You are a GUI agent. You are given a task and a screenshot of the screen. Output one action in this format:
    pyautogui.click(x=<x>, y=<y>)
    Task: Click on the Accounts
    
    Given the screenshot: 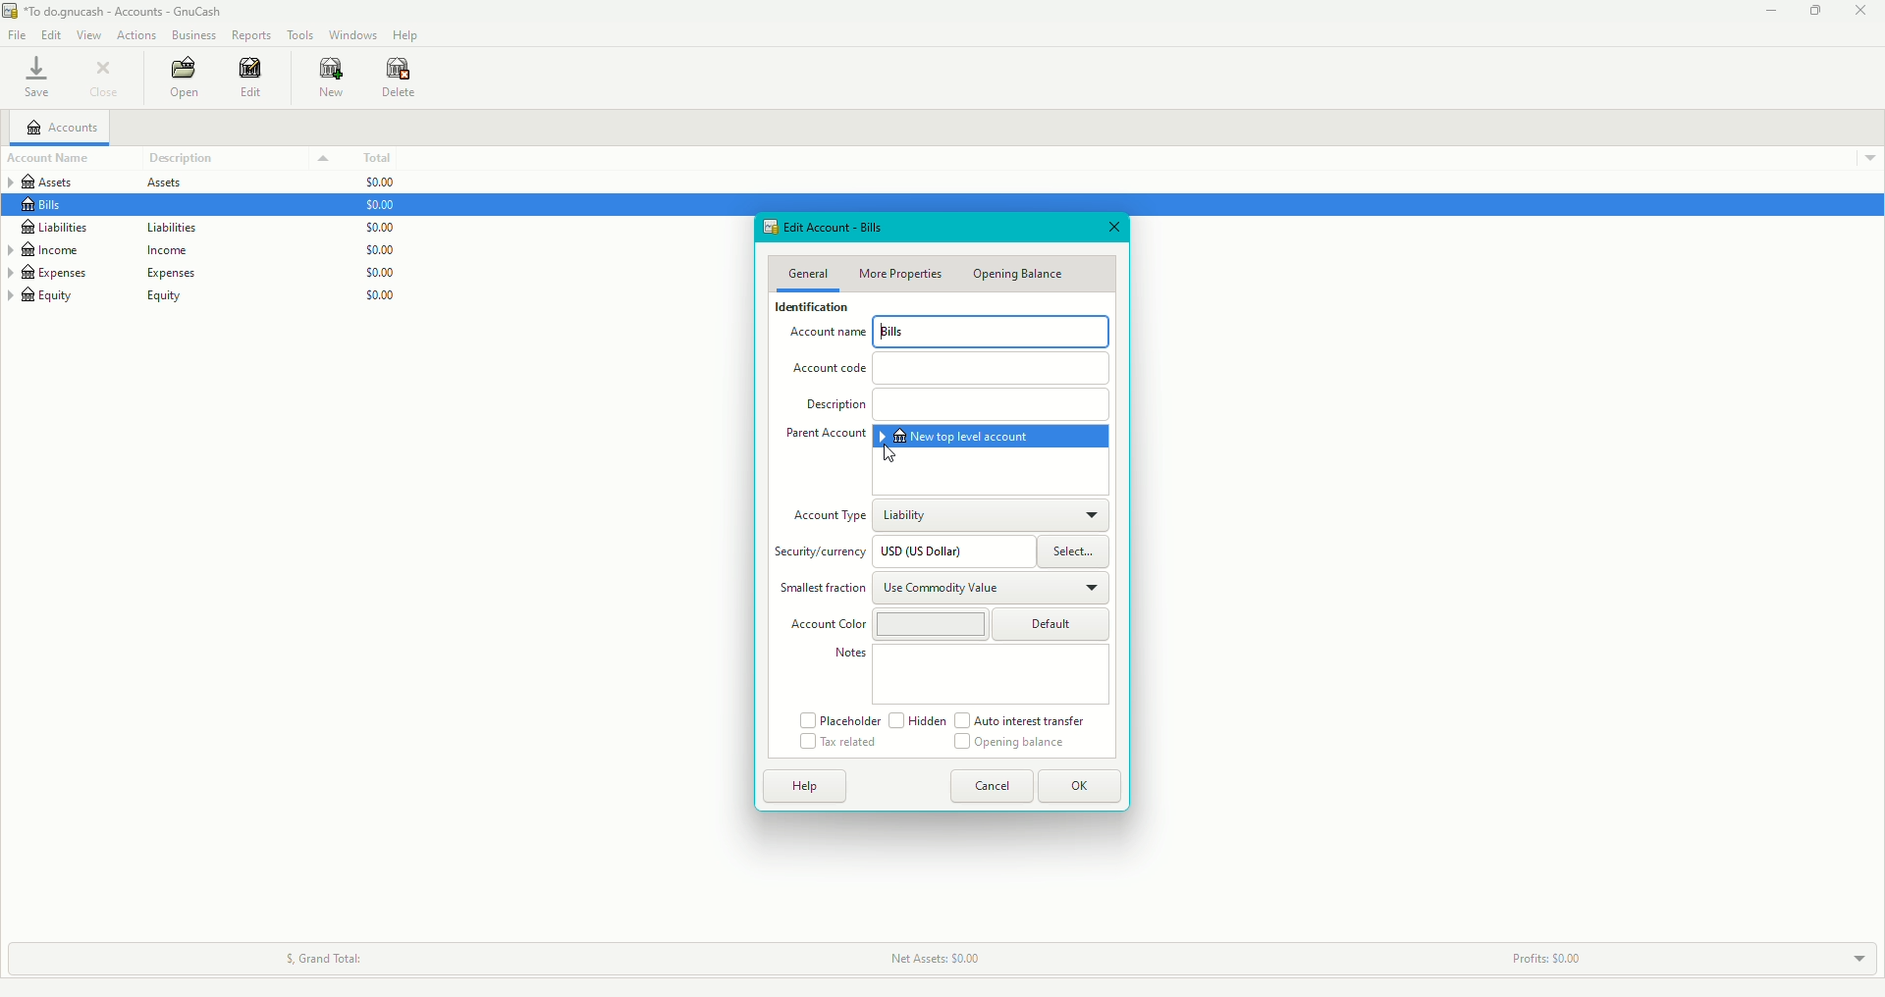 What is the action you would take?
    pyautogui.click(x=67, y=127)
    